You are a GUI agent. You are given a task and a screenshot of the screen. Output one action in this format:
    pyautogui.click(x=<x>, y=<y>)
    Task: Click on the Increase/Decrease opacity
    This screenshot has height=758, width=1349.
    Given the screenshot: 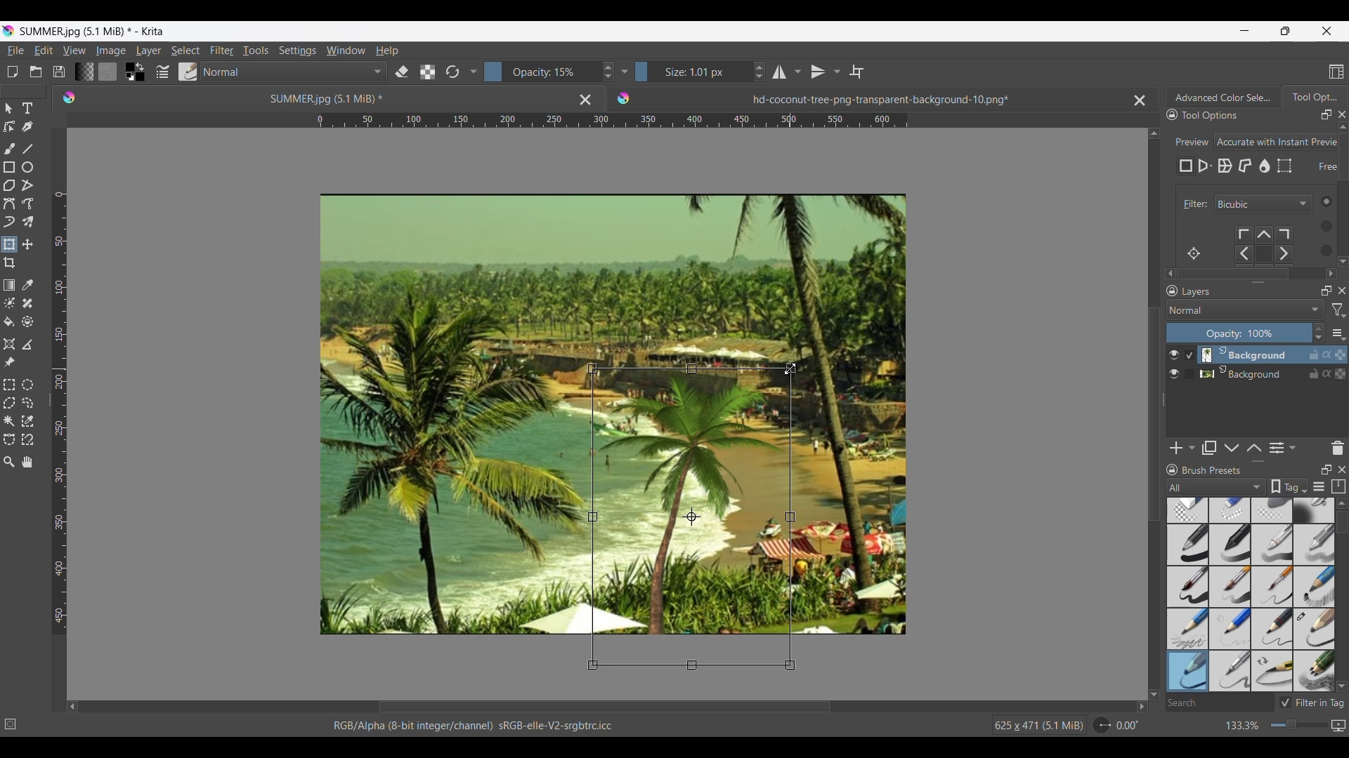 What is the action you would take?
    pyautogui.click(x=1246, y=333)
    